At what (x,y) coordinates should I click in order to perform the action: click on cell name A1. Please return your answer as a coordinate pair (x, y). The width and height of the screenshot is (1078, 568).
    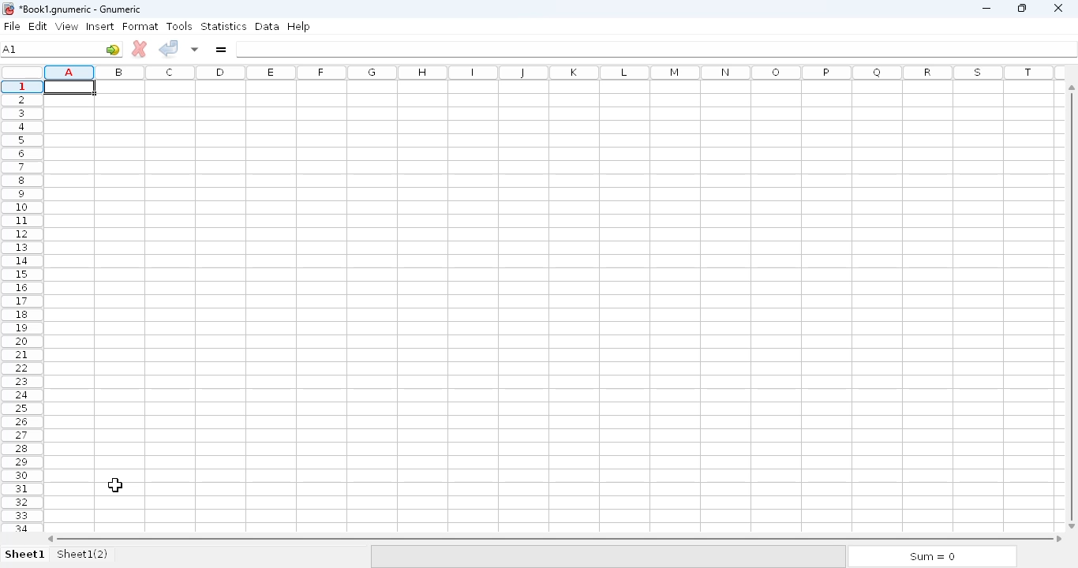
    Looking at the image, I should click on (11, 49).